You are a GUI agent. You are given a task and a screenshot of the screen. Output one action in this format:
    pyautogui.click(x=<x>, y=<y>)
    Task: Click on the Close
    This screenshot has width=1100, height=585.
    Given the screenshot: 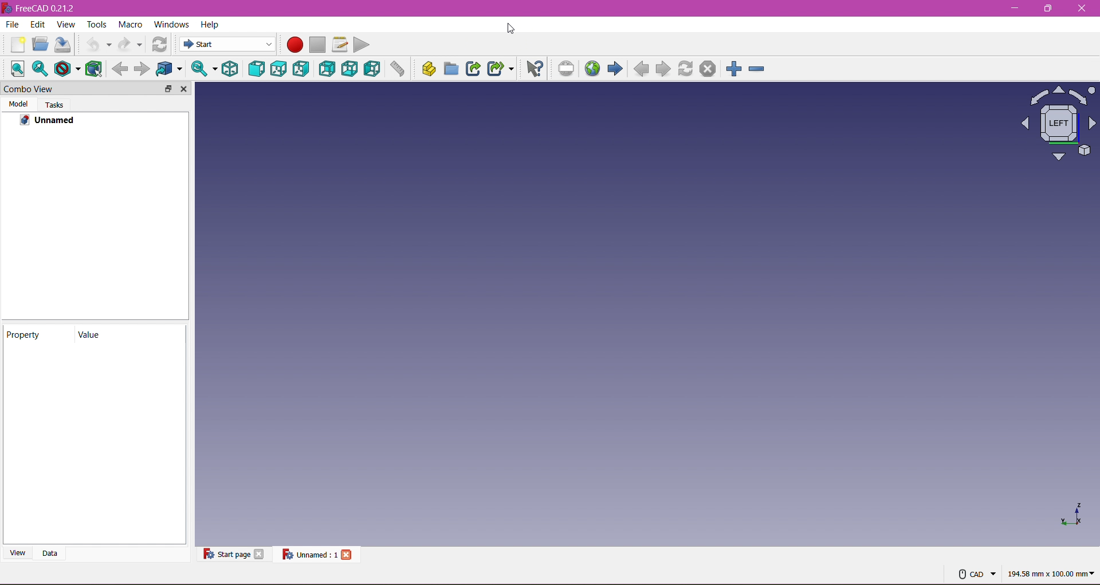 What is the action you would take?
    pyautogui.click(x=259, y=554)
    